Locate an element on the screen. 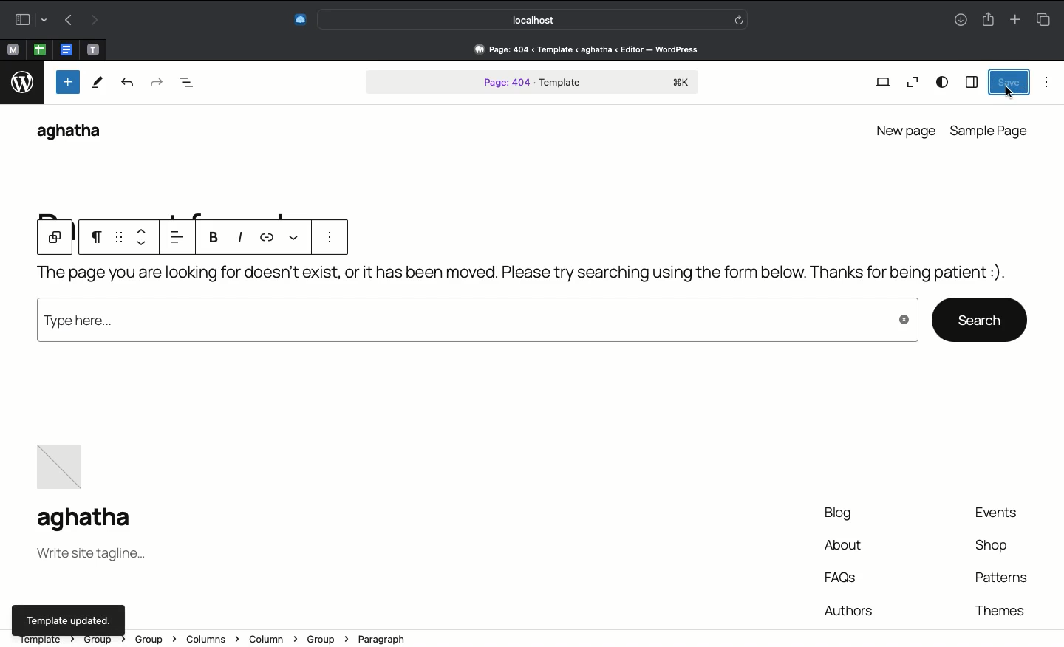 This screenshot has height=647, width=1064. Downlaods is located at coordinates (961, 21).